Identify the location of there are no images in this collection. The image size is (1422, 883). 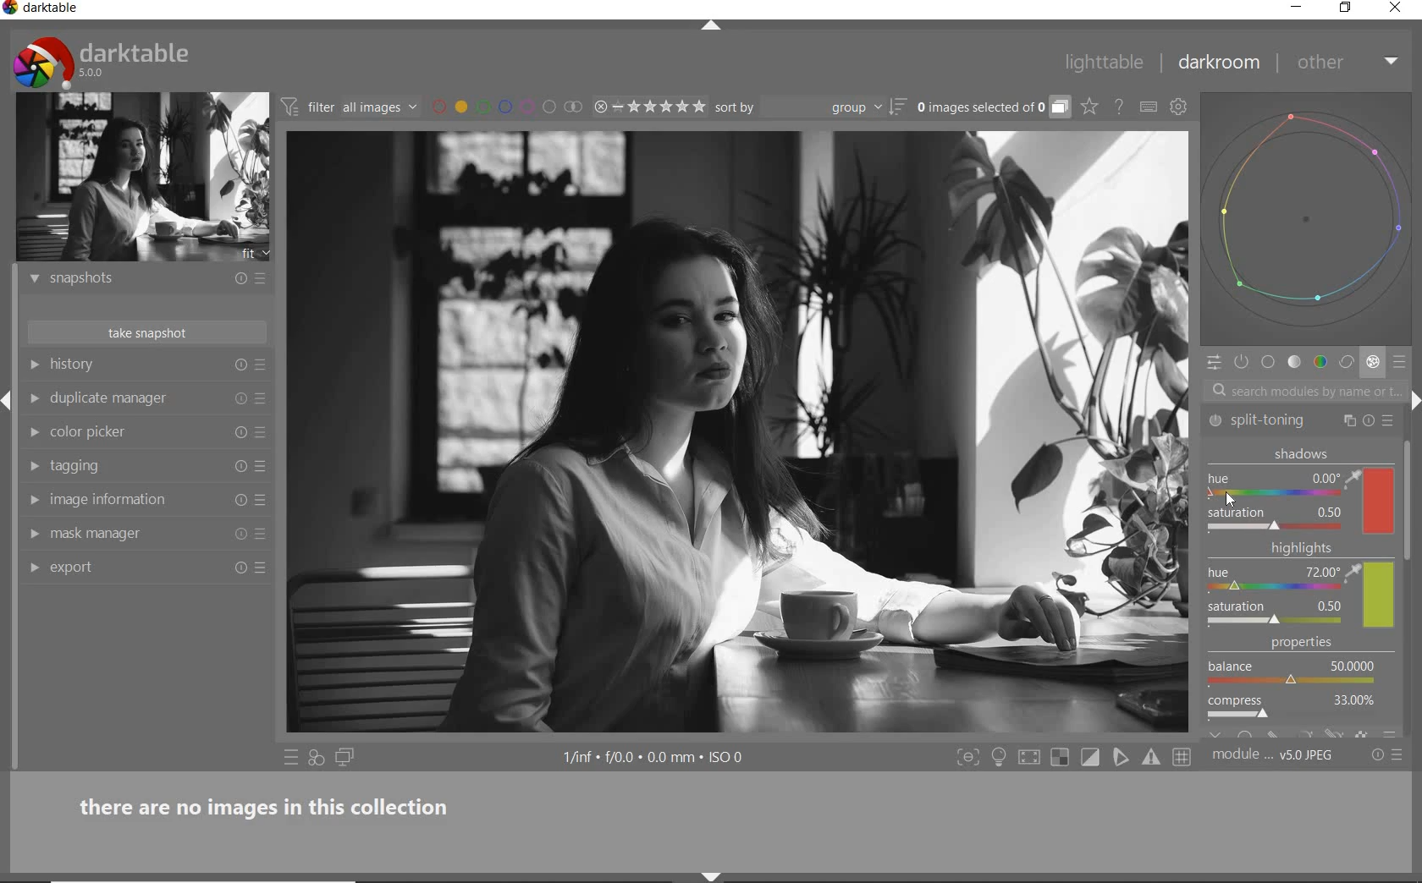
(273, 804).